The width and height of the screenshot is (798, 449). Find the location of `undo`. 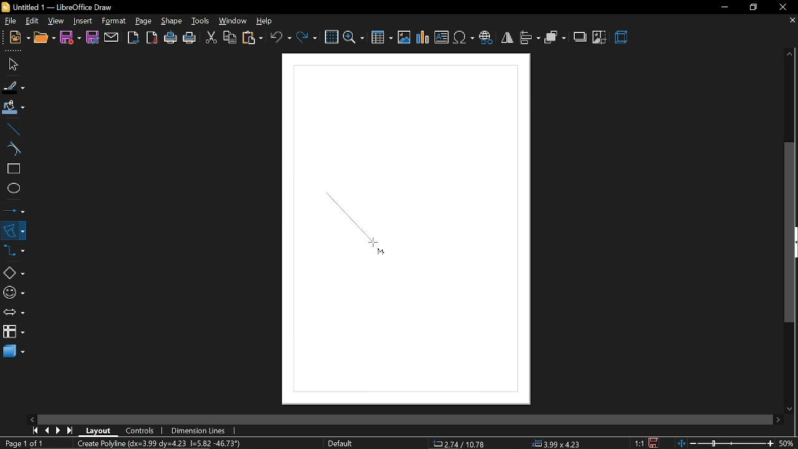

undo is located at coordinates (281, 37).